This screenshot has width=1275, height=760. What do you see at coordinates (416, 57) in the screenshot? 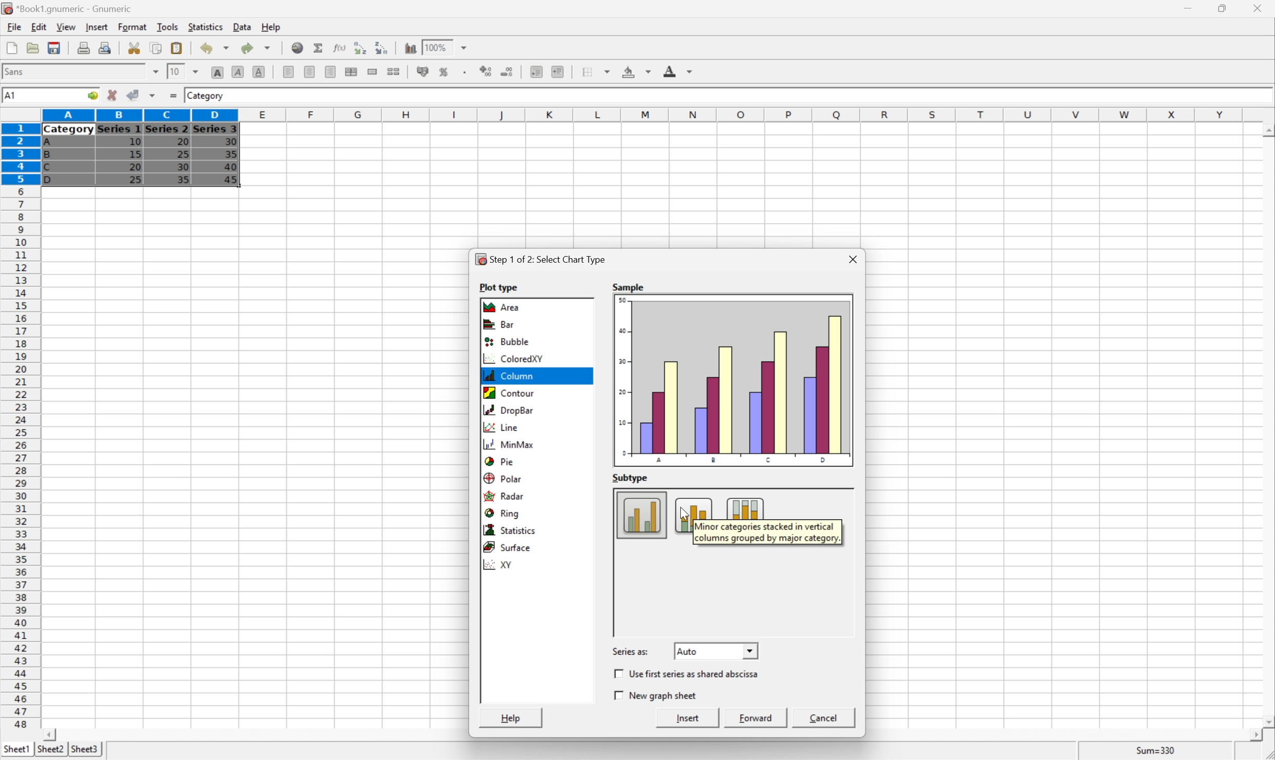
I see `Cursor` at bounding box center [416, 57].